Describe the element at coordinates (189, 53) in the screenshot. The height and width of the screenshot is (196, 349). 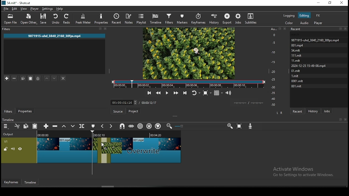
I see `preview` at that location.